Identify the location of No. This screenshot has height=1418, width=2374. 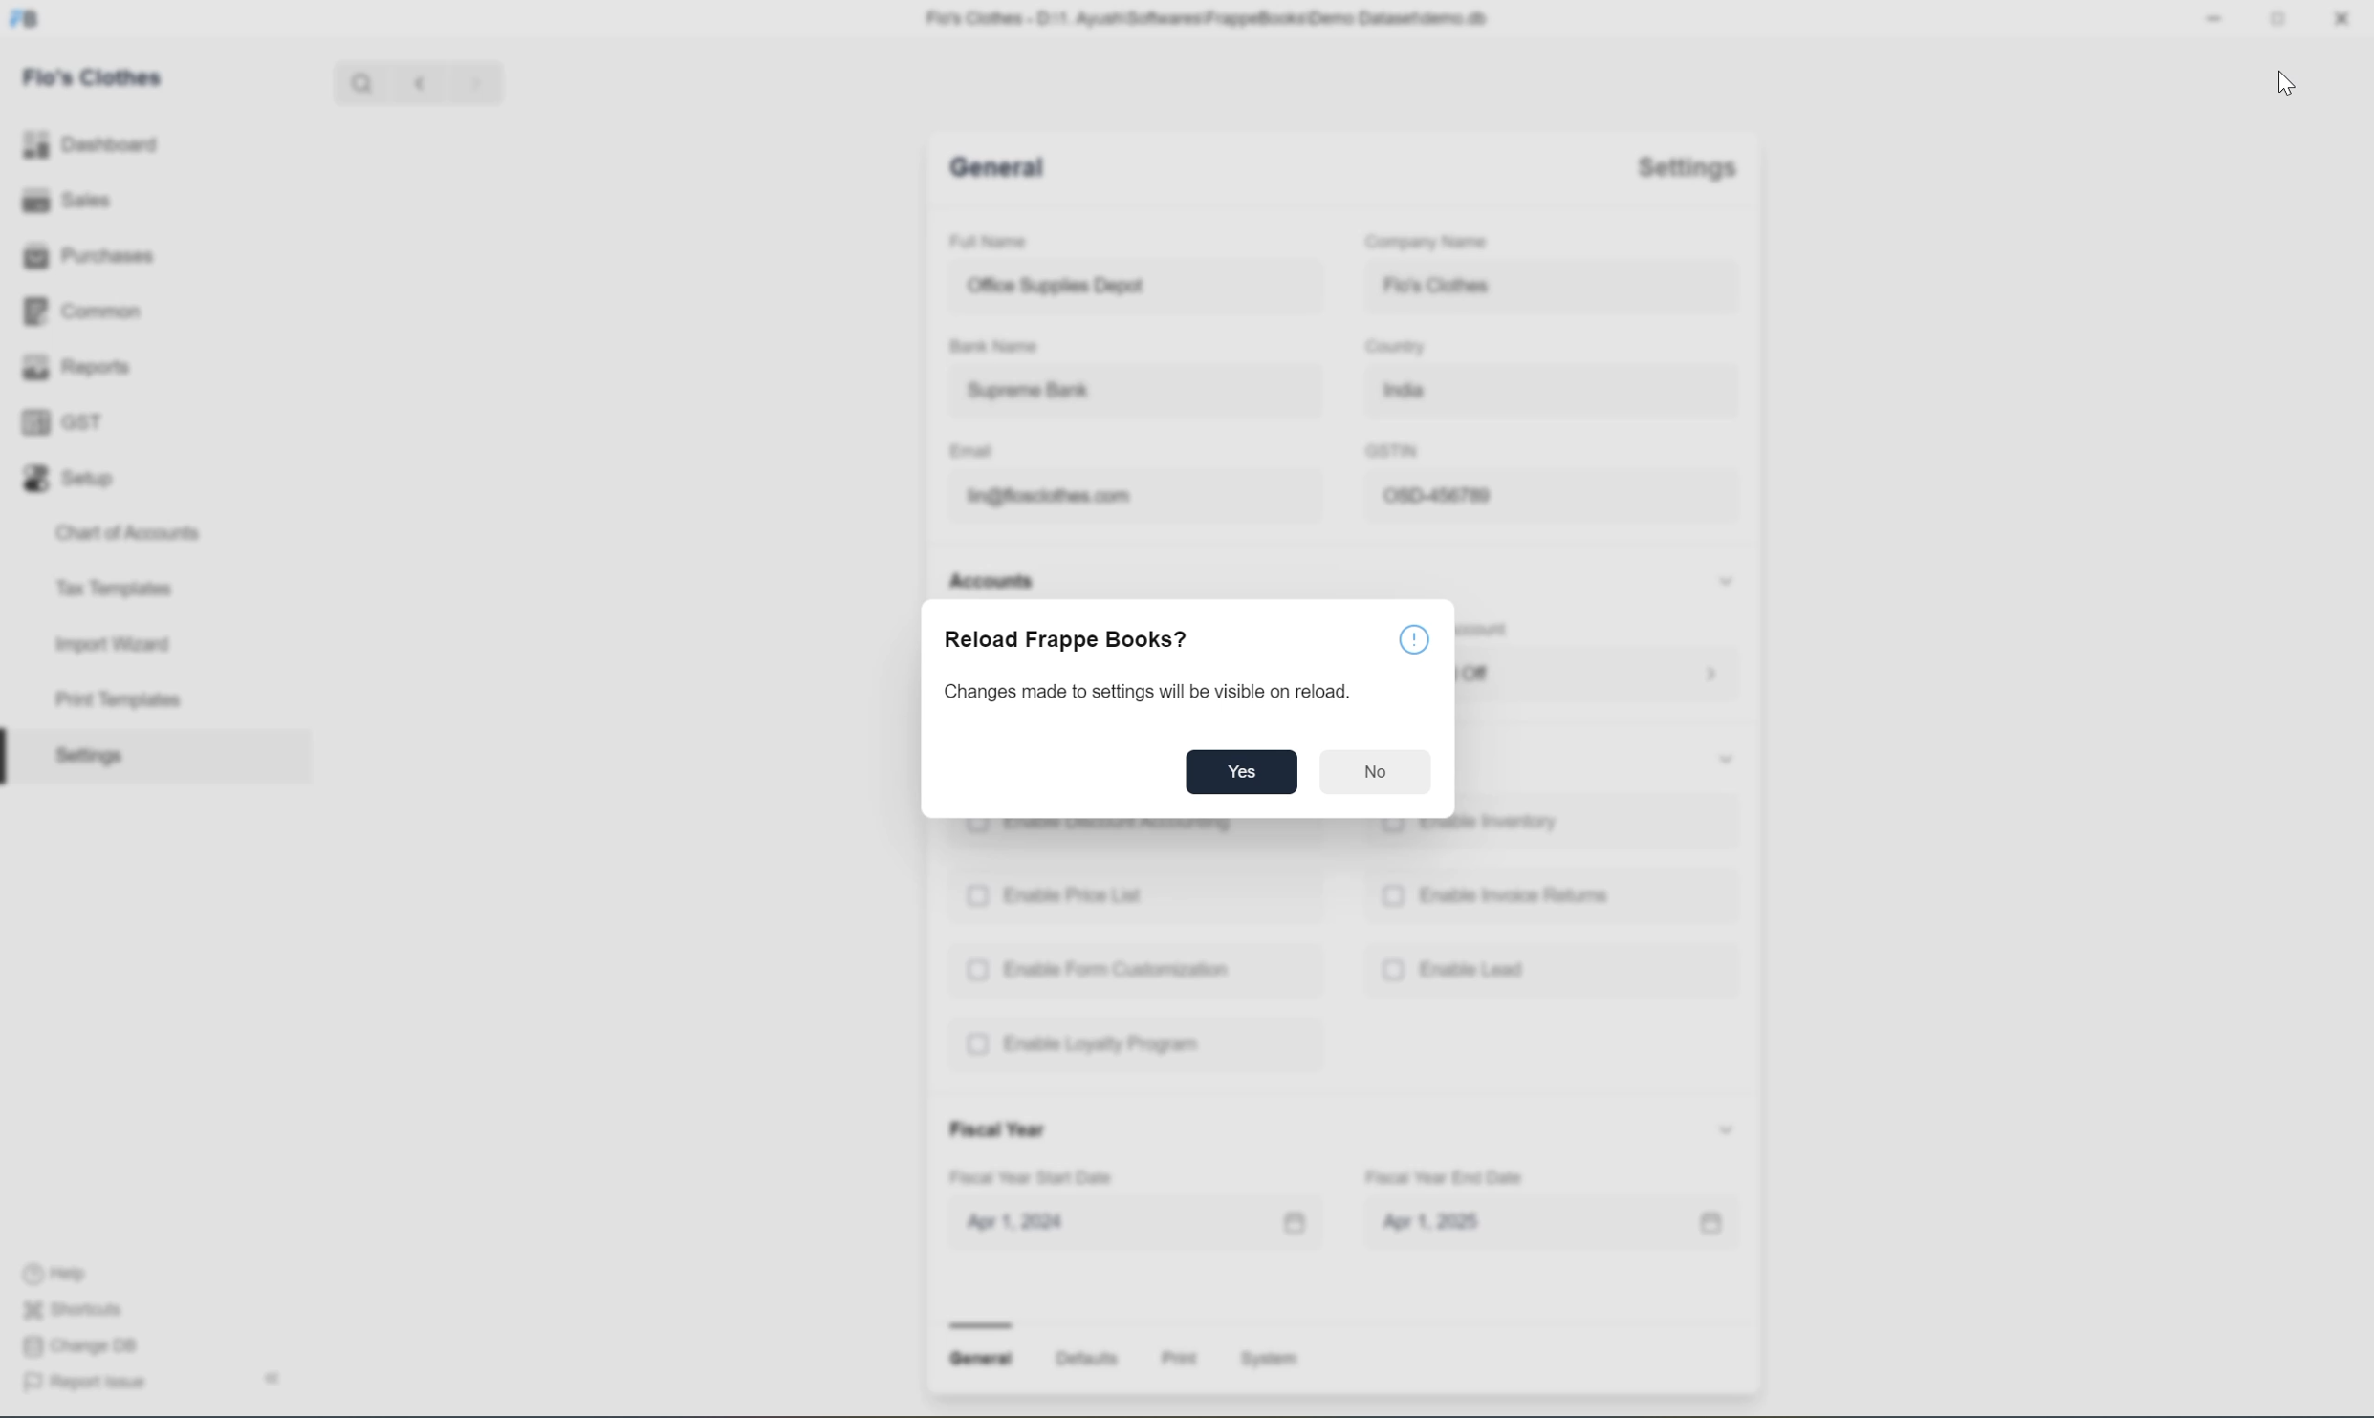
(1378, 771).